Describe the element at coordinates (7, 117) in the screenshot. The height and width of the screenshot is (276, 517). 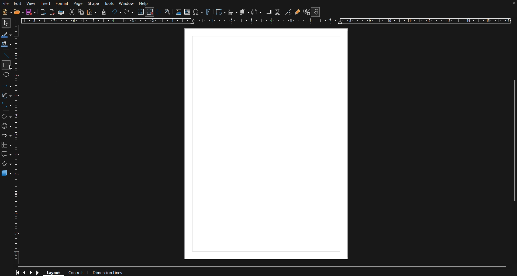
I see `Basic Shapes` at that location.